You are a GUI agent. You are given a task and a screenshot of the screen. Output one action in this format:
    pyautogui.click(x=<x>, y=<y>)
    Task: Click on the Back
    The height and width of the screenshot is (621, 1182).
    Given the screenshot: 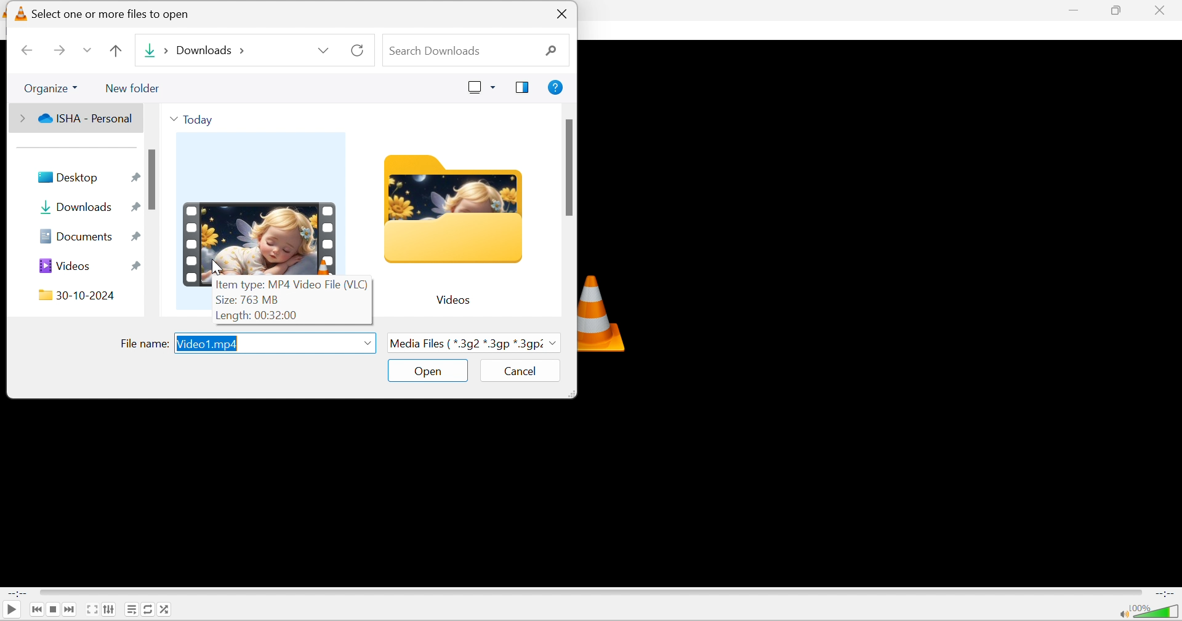 What is the action you would take?
    pyautogui.click(x=26, y=50)
    